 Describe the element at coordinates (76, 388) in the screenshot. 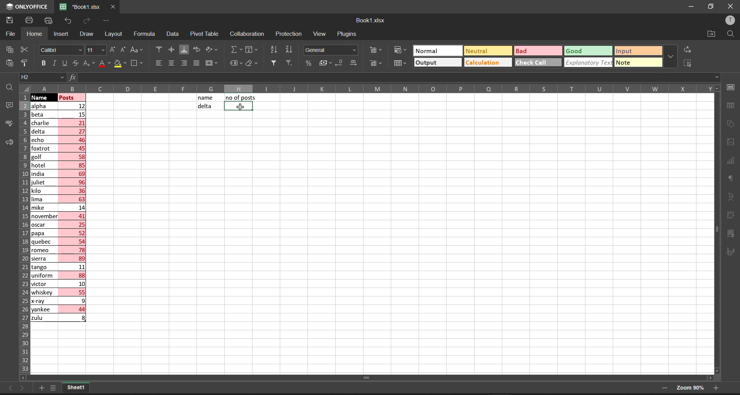

I see `sheet1` at that location.